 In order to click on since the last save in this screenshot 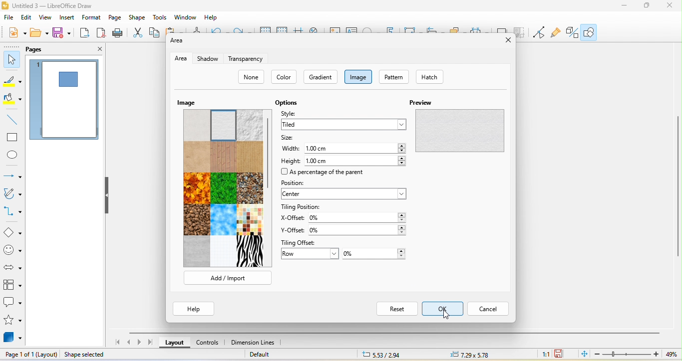, I will do `click(561, 355)`.